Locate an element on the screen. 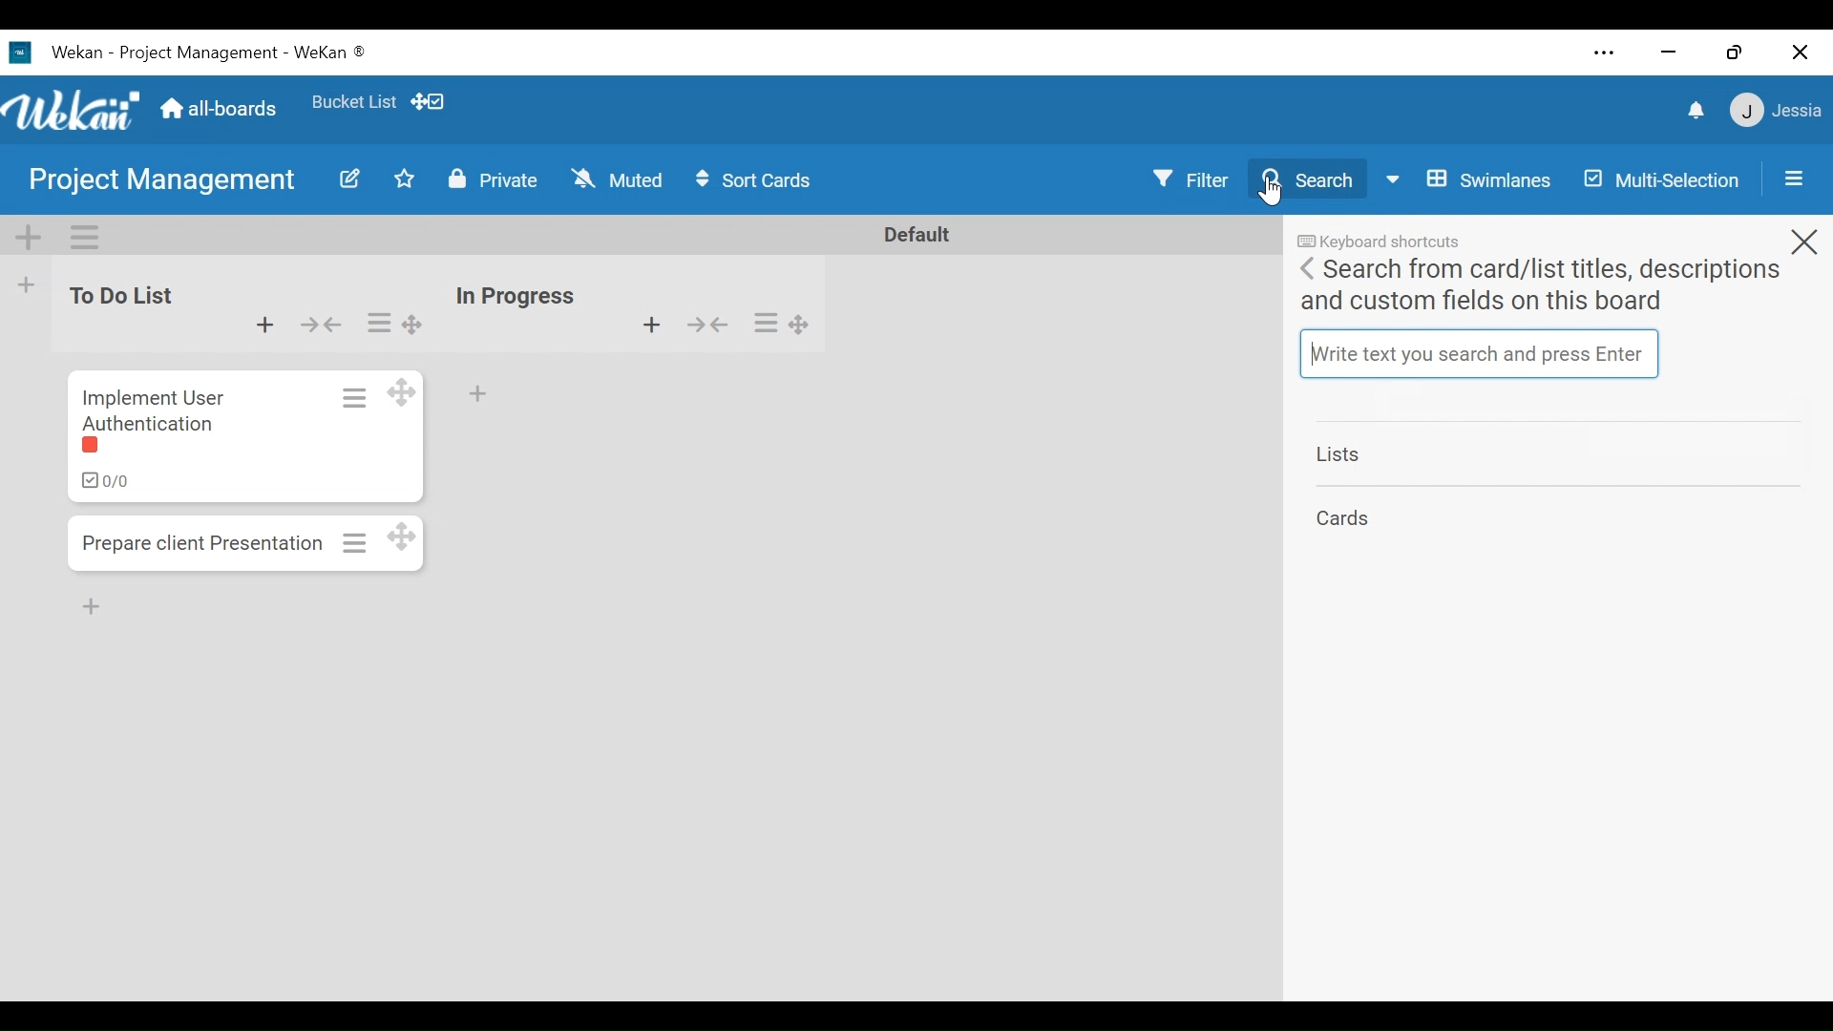  Multi-selection is located at coordinates (1658, 179).